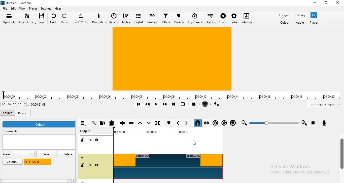  I want to click on Markers, so click(179, 19).